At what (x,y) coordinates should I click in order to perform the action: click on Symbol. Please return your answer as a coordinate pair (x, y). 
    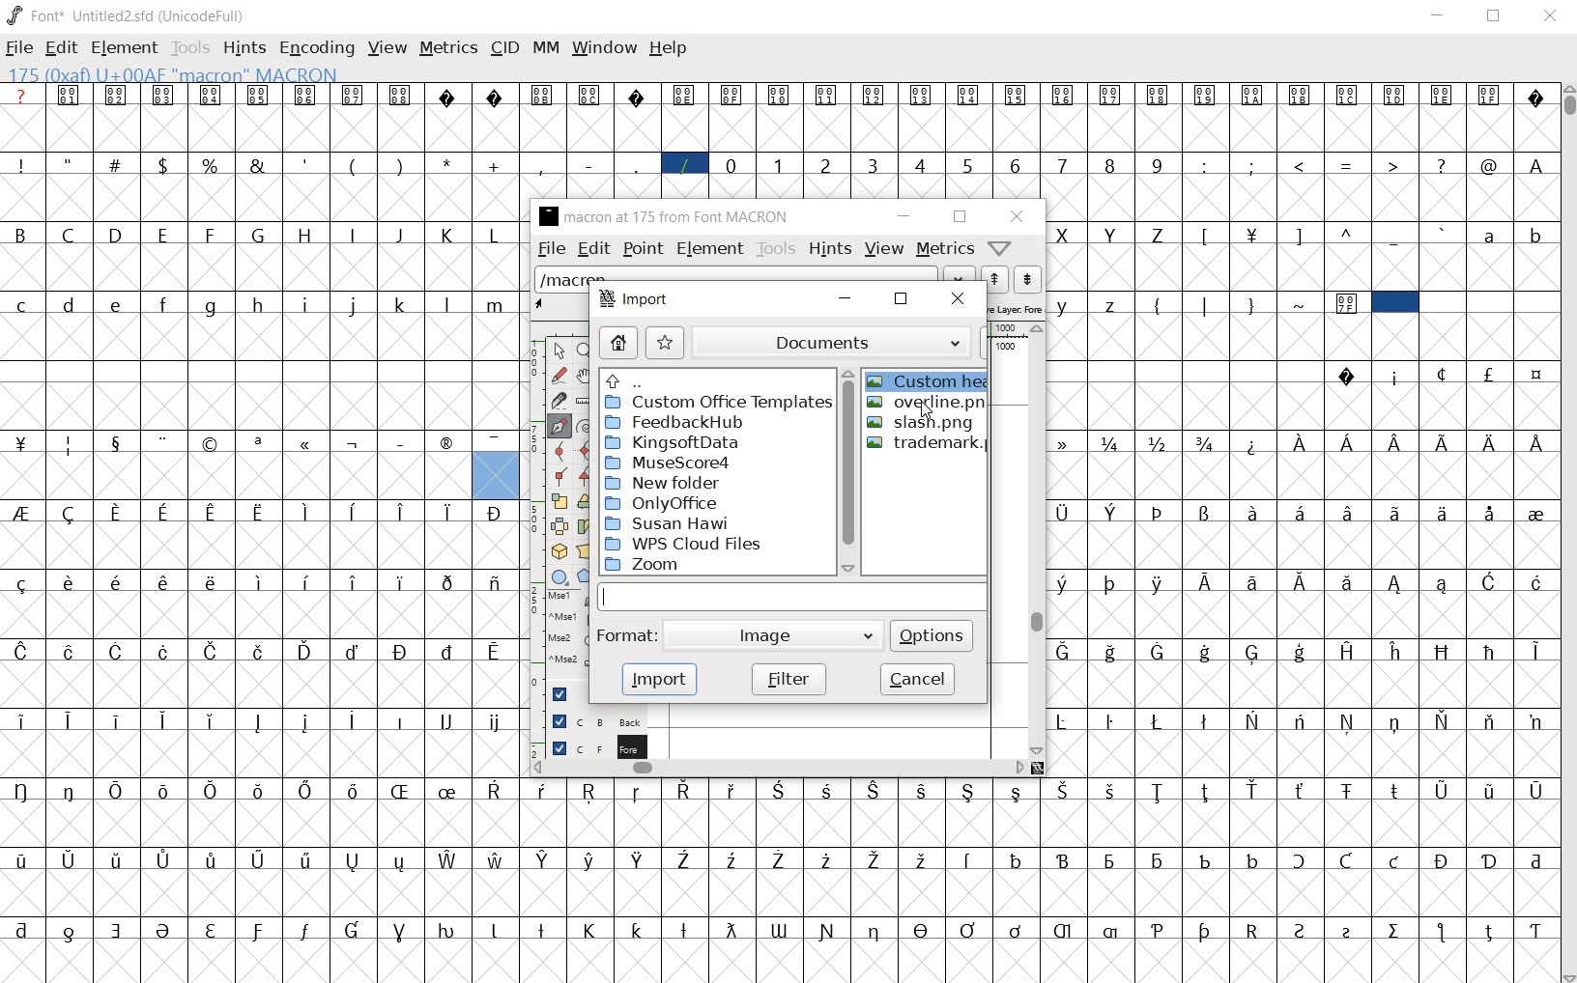
    Looking at the image, I should click on (1113, 96).